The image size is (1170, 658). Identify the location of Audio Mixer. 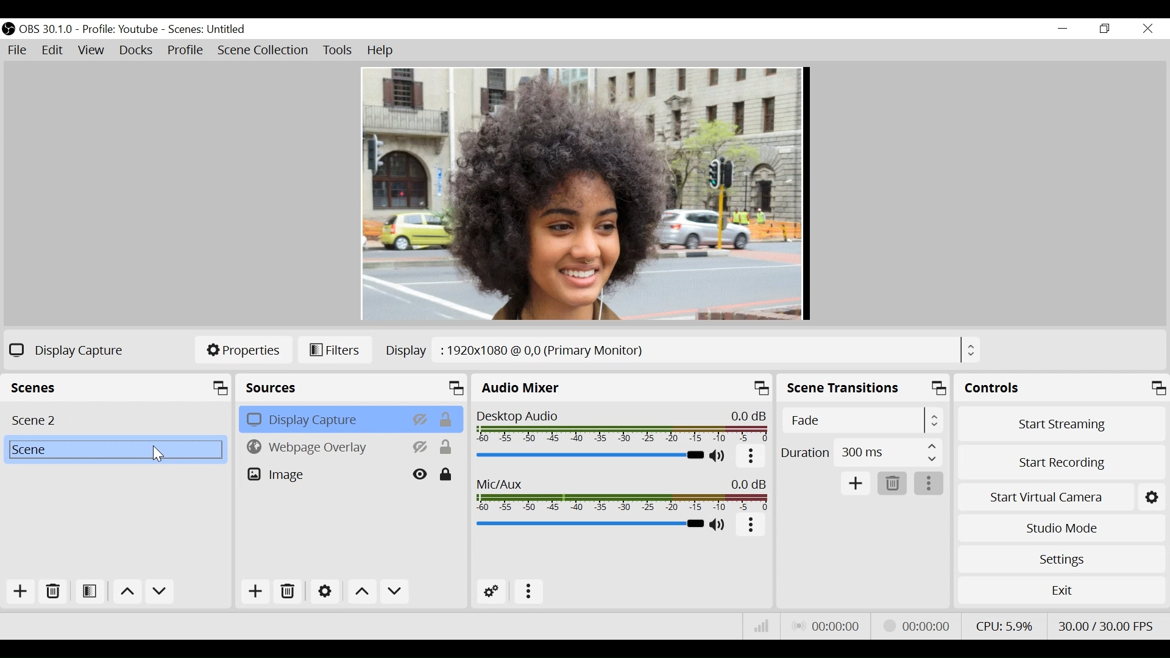
(623, 387).